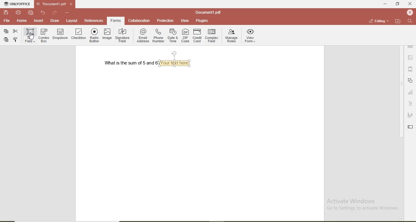  What do you see at coordinates (410, 127) in the screenshot?
I see `edit text` at bounding box center [410, 127].